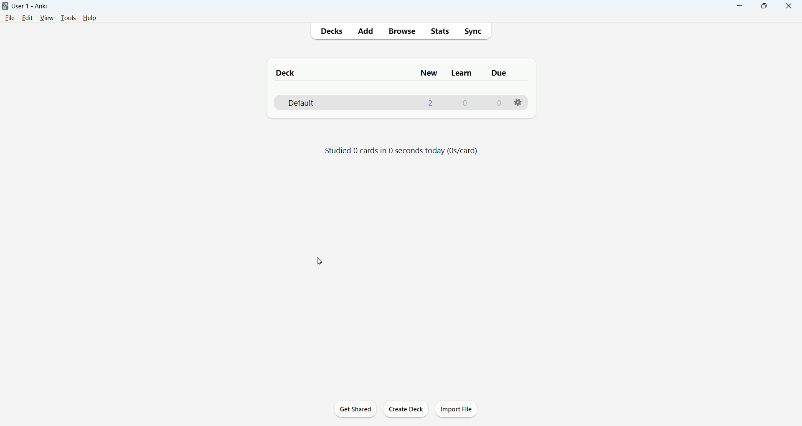  What do you see at coordinates (463, 74) in the screenshot?
I see `learn` at bounding box center [463, 74].